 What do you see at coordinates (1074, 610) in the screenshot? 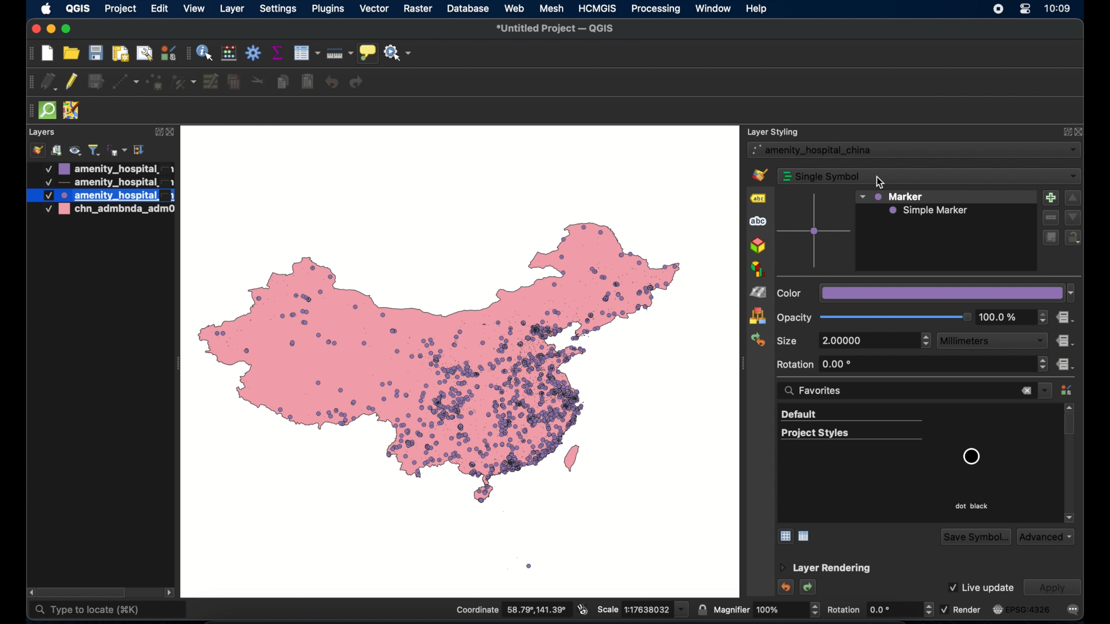
I see `messages` at bounding box center [1074, 610].